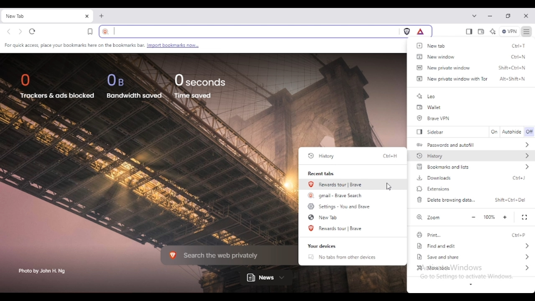  Describe the element at coordinates (389, 187) in the screenshot. I see `cursor` at that location.